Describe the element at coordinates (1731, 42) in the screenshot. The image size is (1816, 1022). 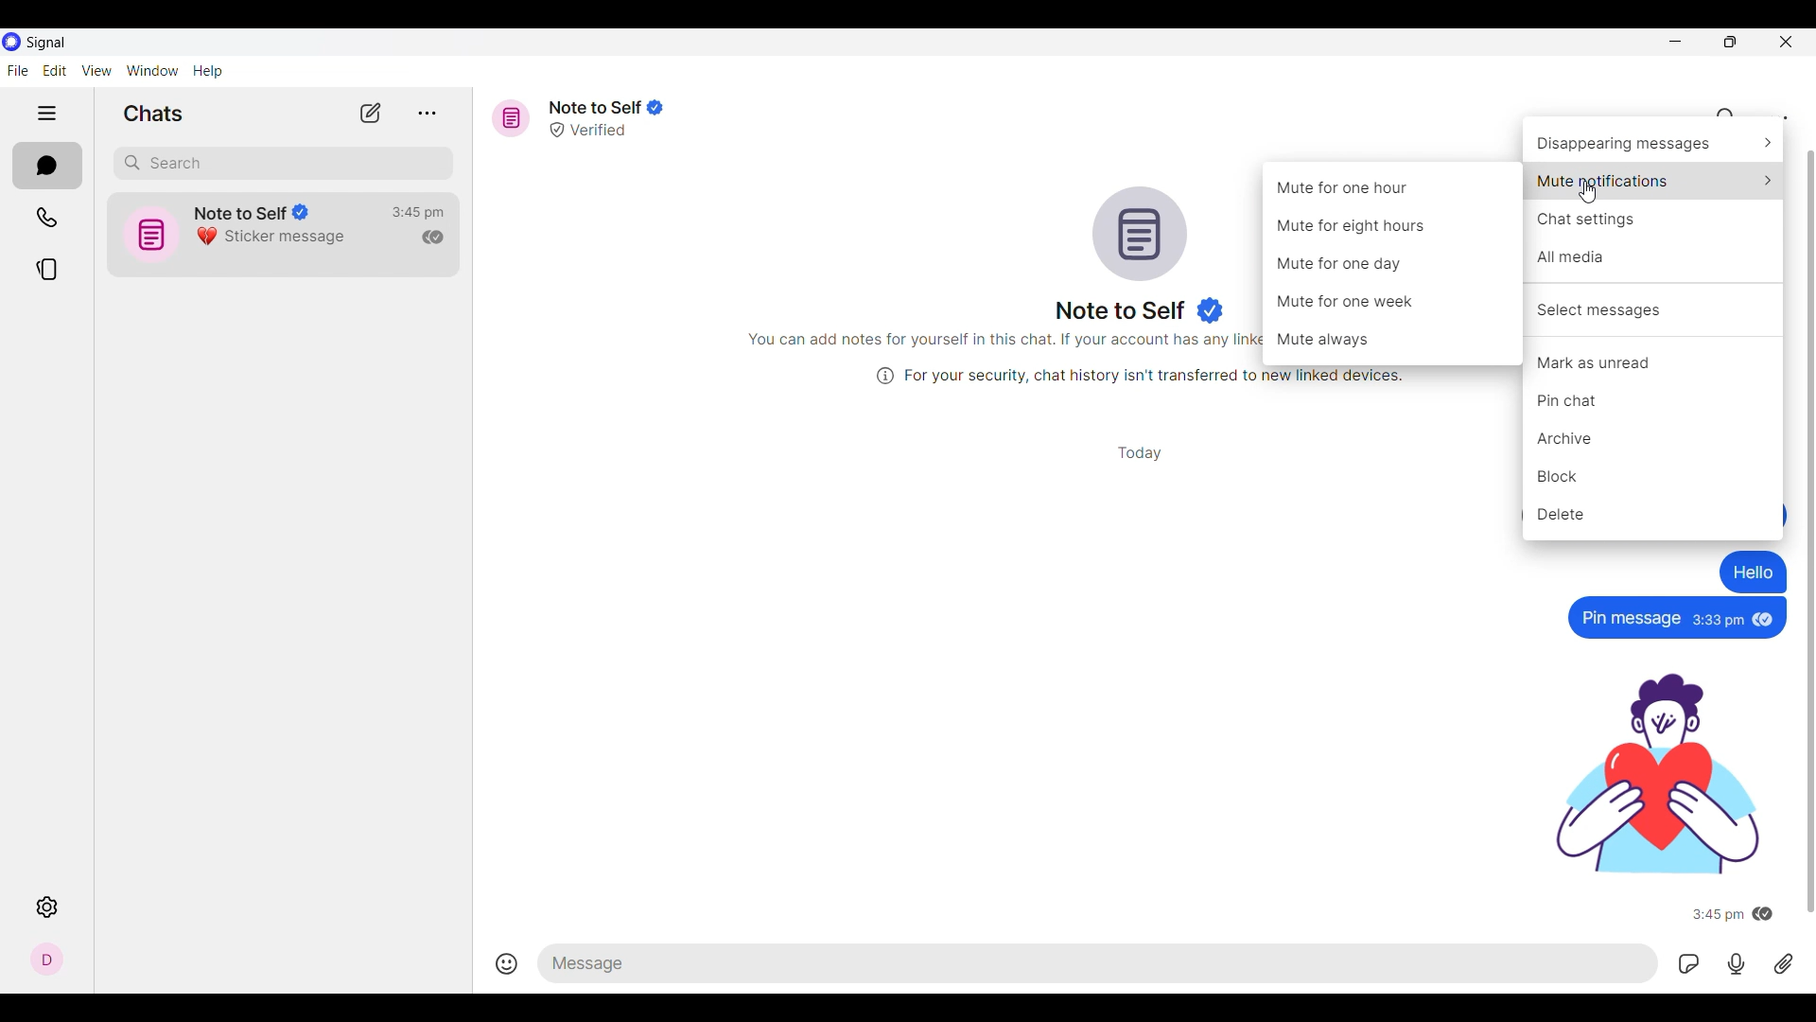
I see `Show interface in smaller tab` at that location.